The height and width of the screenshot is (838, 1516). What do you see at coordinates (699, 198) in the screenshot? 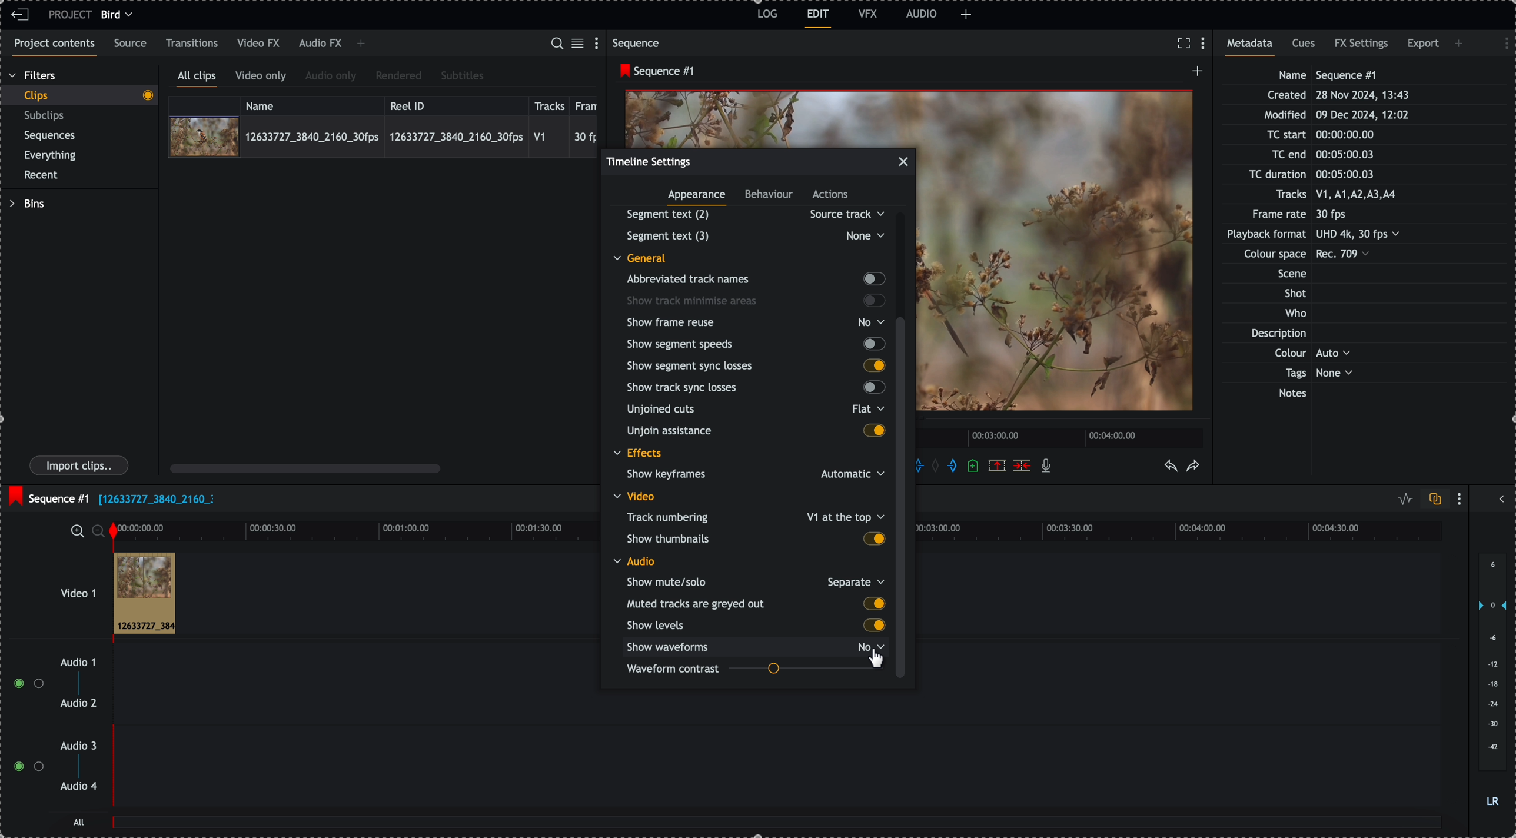
I see `appearance` at bounding box center [699, 198].